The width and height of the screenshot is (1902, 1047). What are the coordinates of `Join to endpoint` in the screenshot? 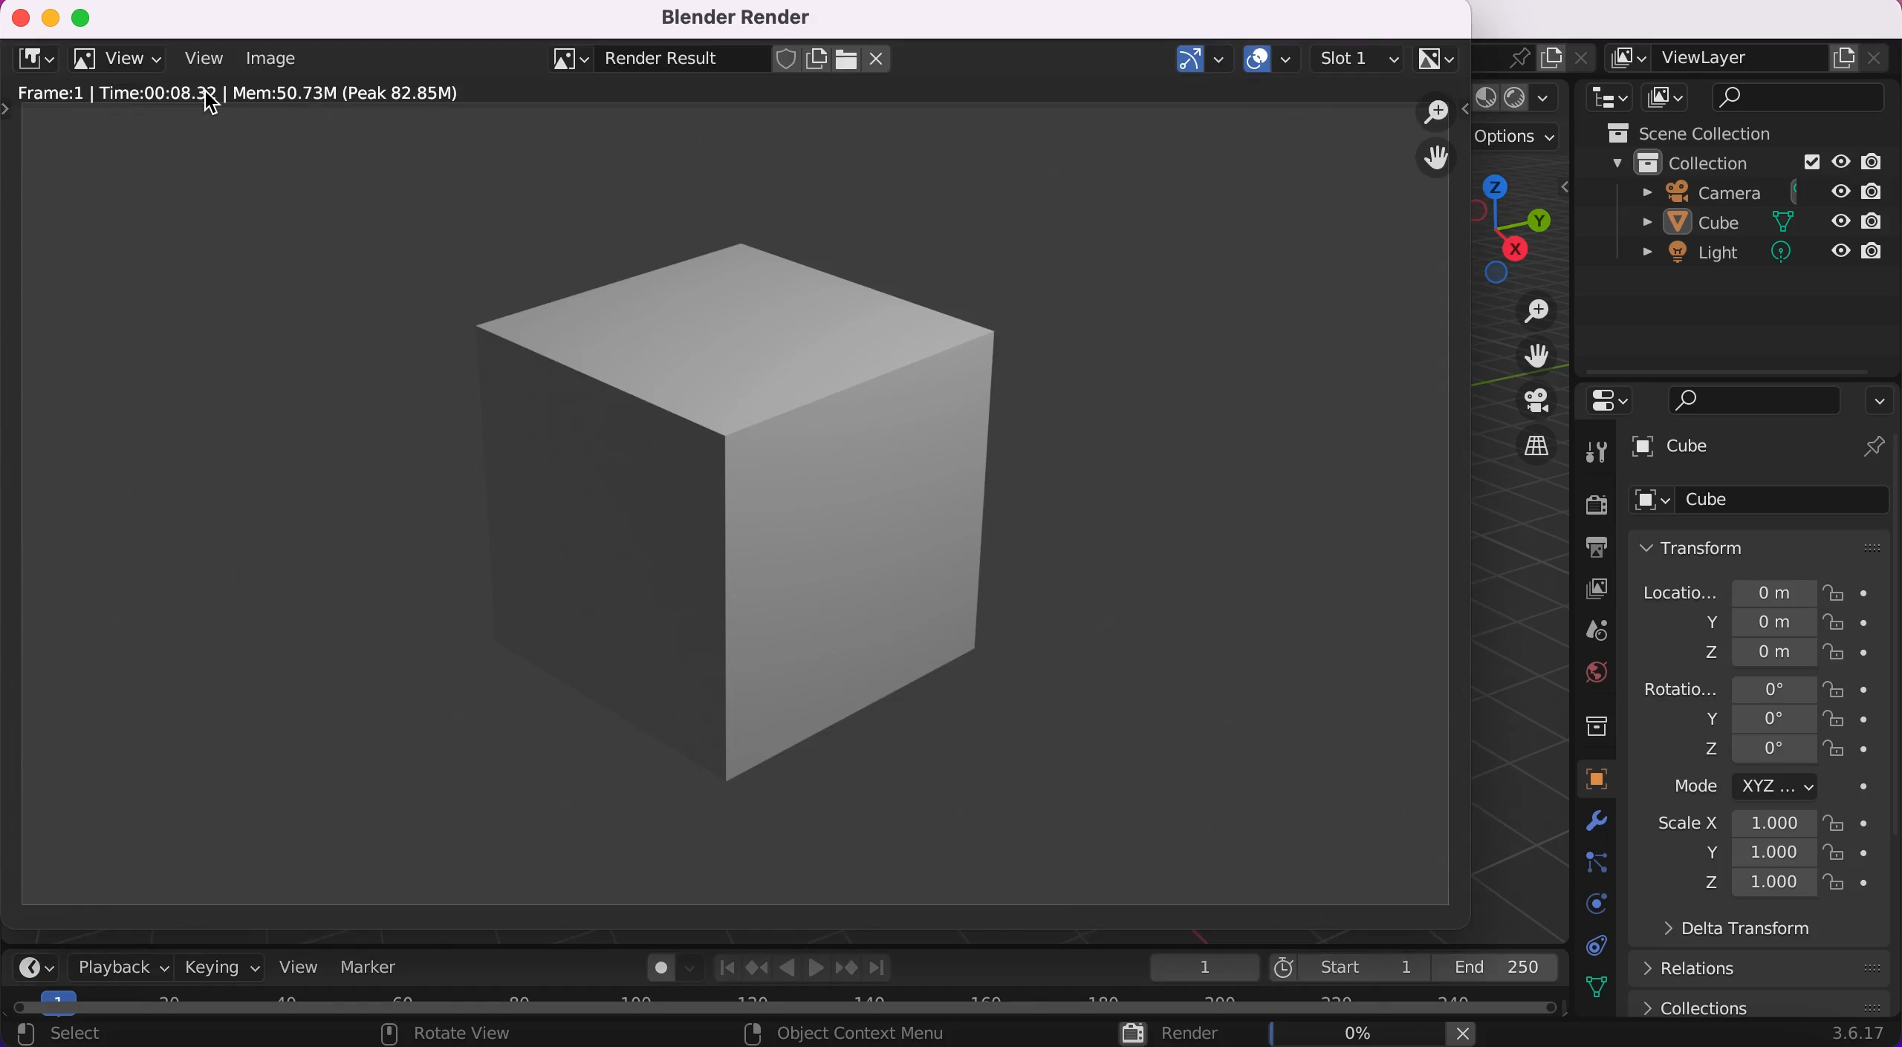 It's located at (880, 968).